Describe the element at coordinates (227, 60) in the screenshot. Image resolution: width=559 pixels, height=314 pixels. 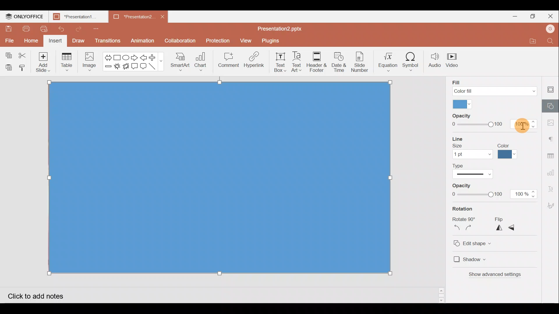
I see `Comment` at that location.